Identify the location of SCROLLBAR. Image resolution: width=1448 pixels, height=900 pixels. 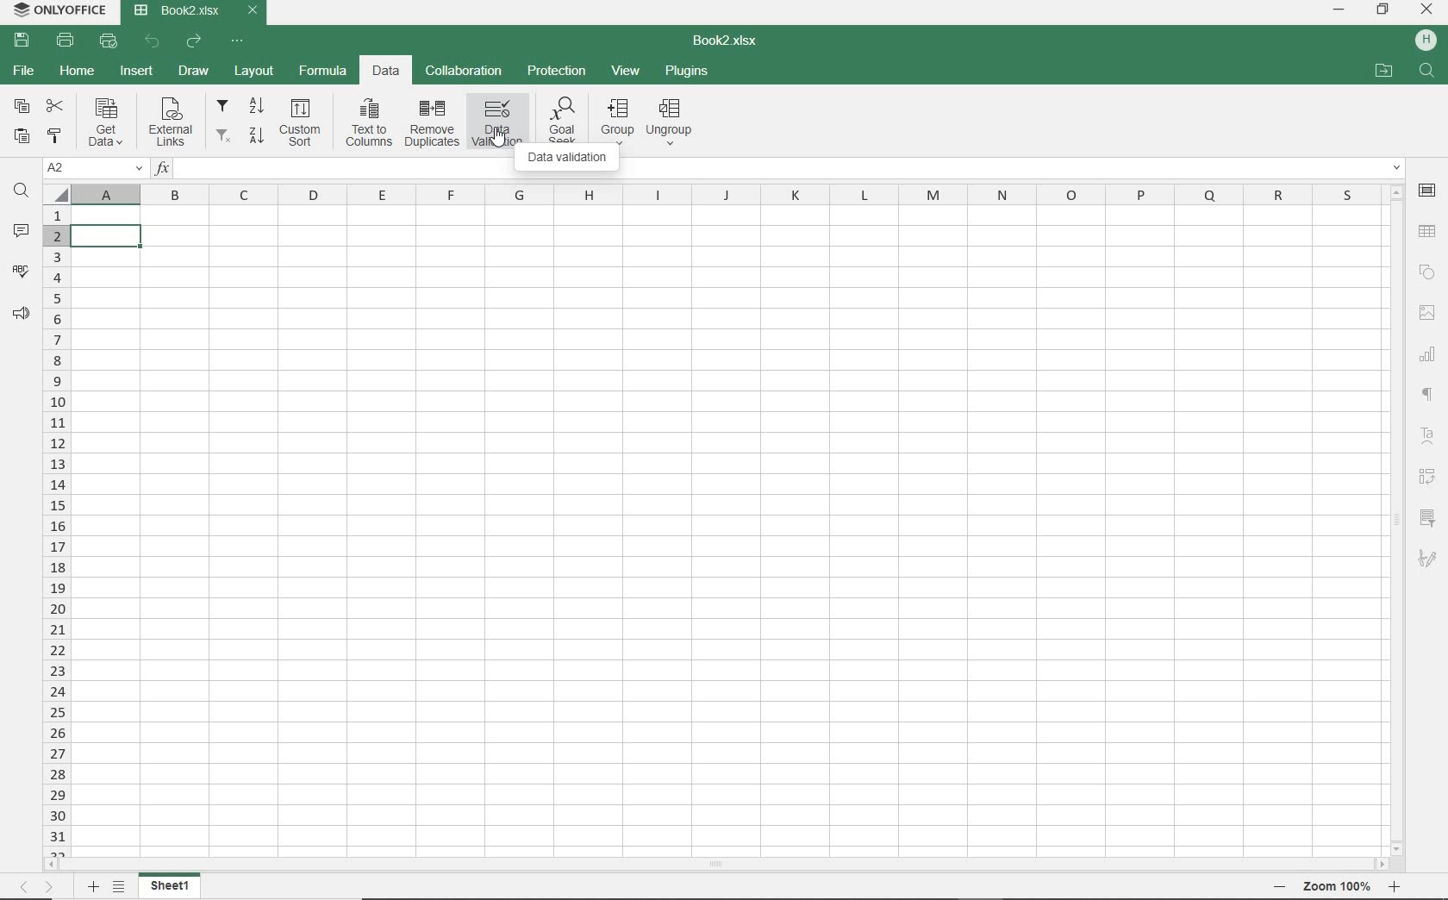
(1397, 515).